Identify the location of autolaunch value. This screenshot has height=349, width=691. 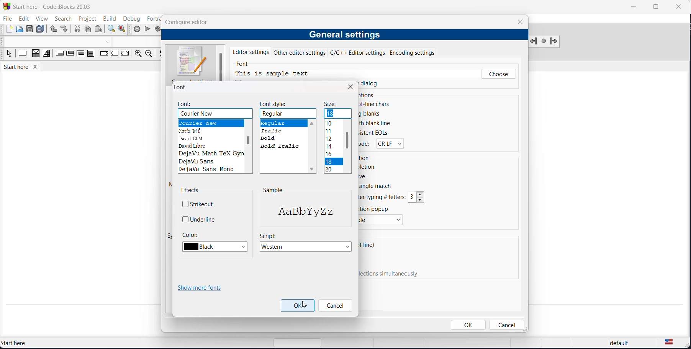
(413, 197).